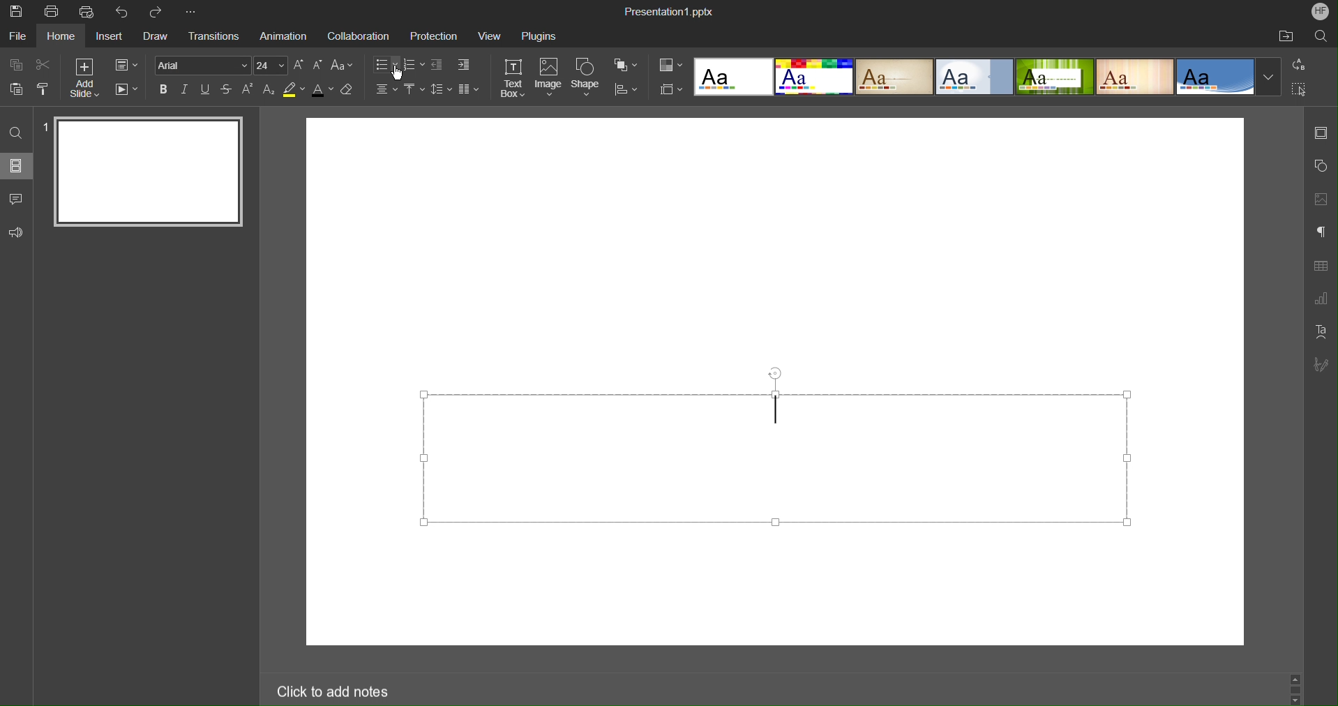 This screenshot has height=706, width=1338. Describe the element at coordinates (670, 64) in the screenshot. I see `Color` at that location.